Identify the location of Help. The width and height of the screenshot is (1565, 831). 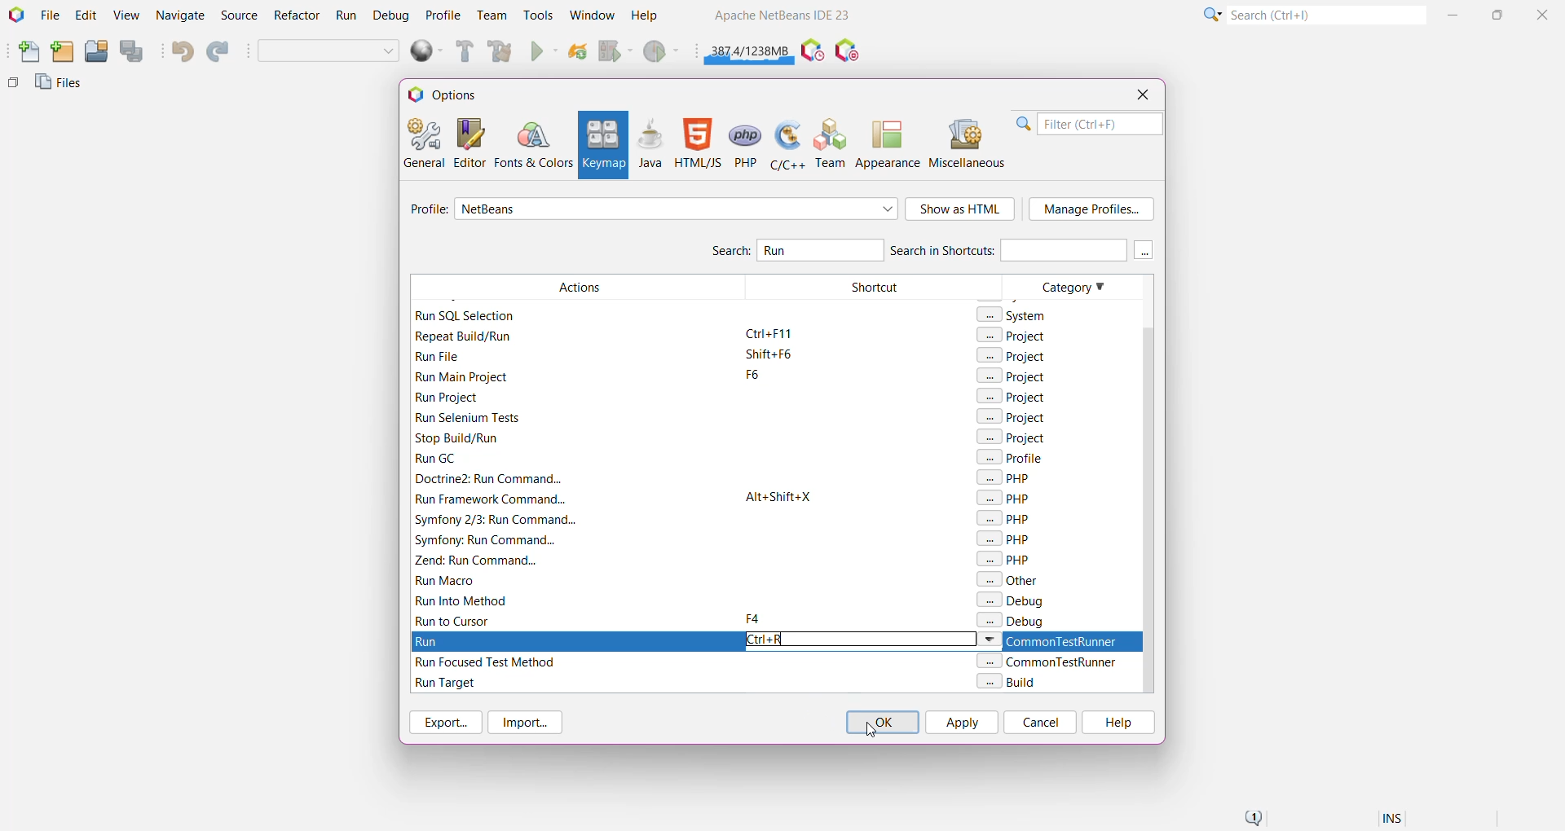
(1117, 723).